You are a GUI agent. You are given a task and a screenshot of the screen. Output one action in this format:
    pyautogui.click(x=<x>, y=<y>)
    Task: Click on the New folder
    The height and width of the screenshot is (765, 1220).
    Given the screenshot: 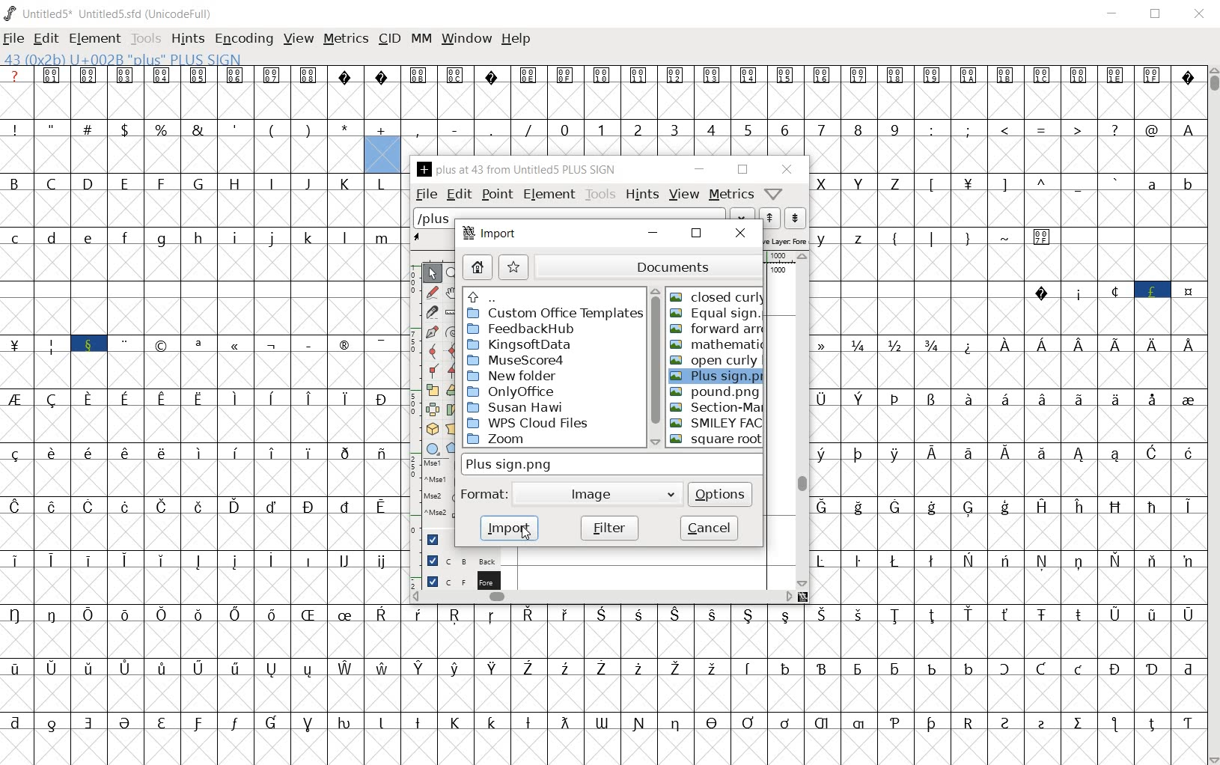 What is the action you would take?
    pyautogui.click(x=513, y=376)
    